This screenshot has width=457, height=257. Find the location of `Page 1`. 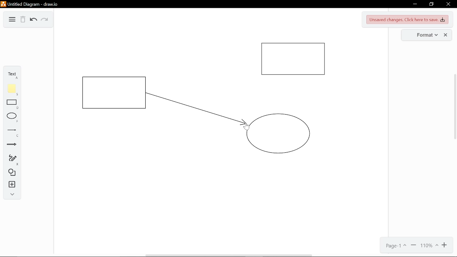

Page 1 is located at coordinates (395, 246).